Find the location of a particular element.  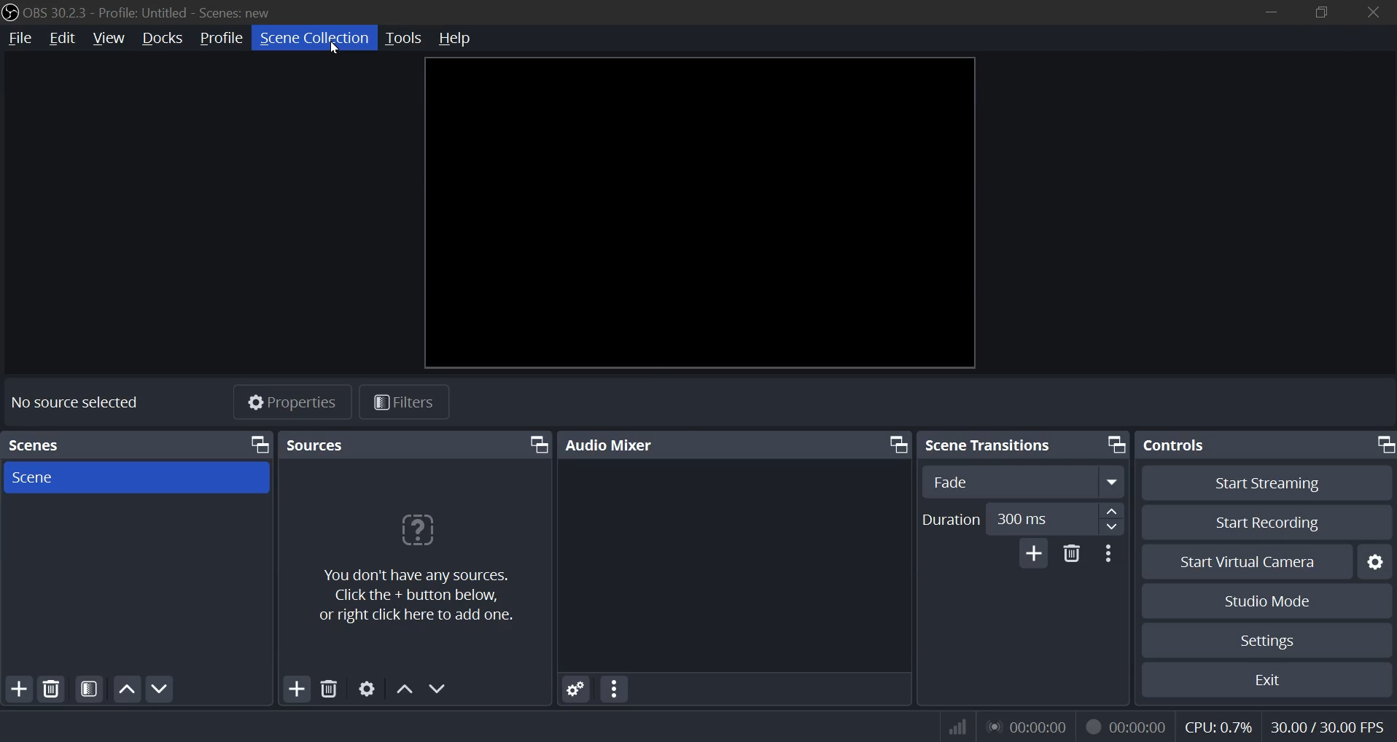

move up scene is located at coordinates (126, 688).